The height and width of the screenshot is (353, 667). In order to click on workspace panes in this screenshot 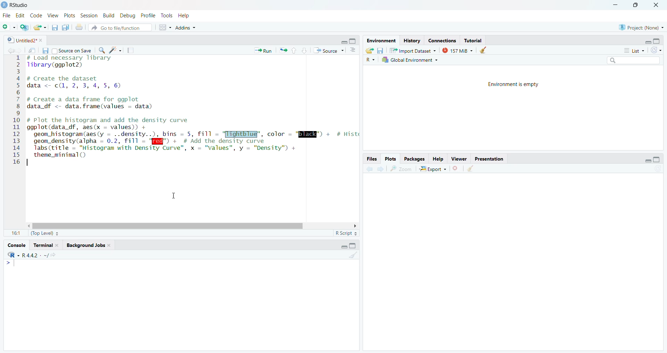, I will do `click(166, 27)`.